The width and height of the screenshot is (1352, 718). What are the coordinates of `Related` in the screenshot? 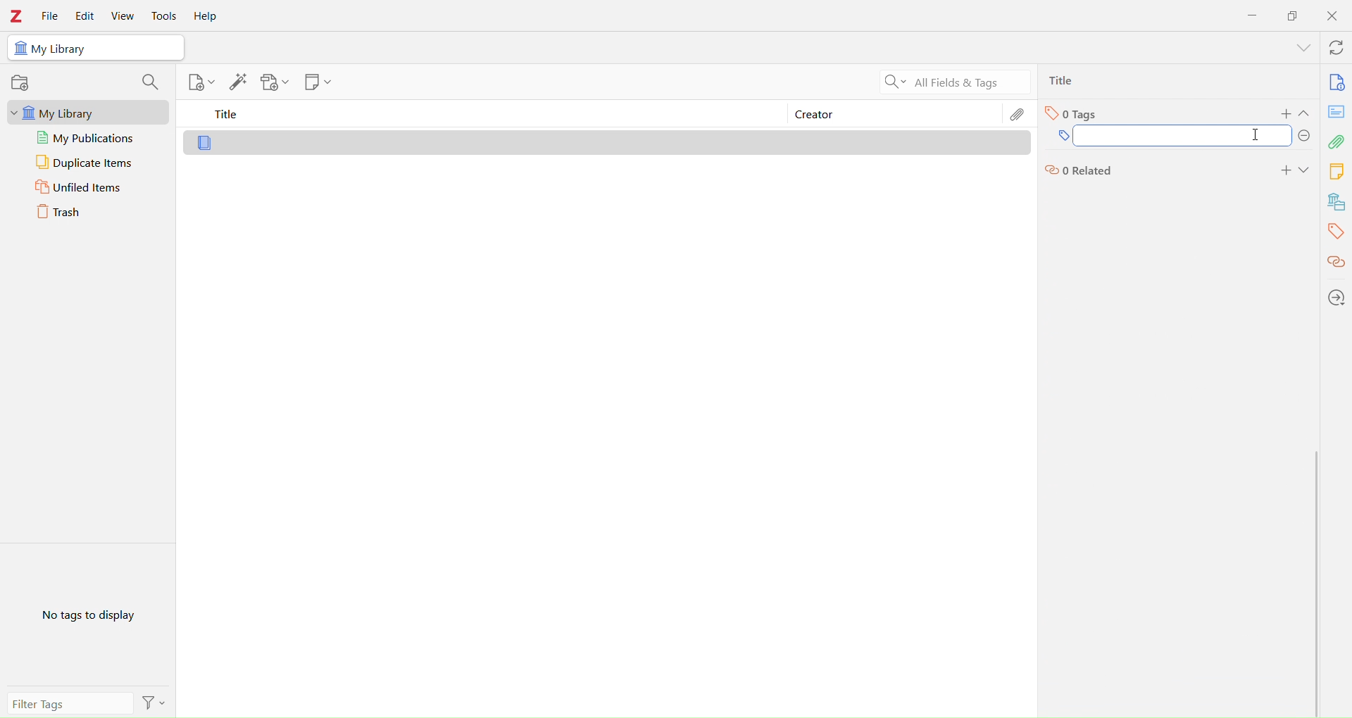 It's located at (1079, 170).